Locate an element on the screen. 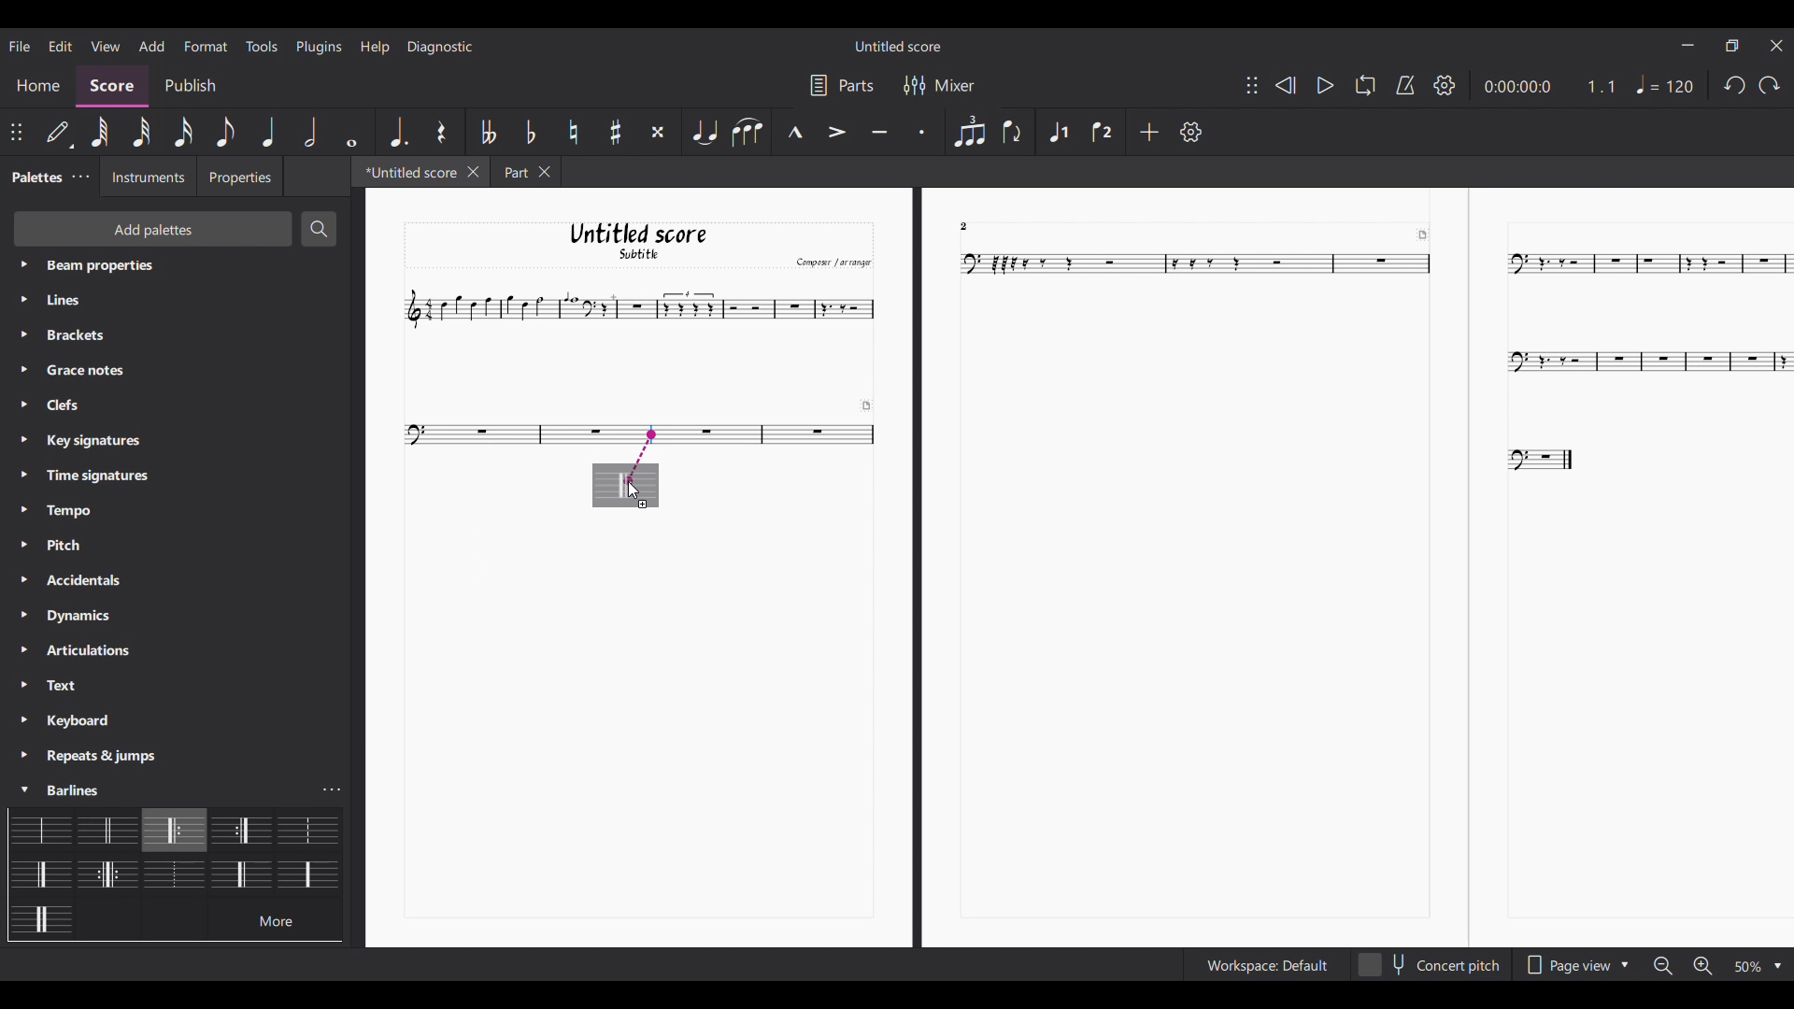 Image resolution: width=1794 pixels, height=1009 pixels. Play is located at coordinates (1325, 85).